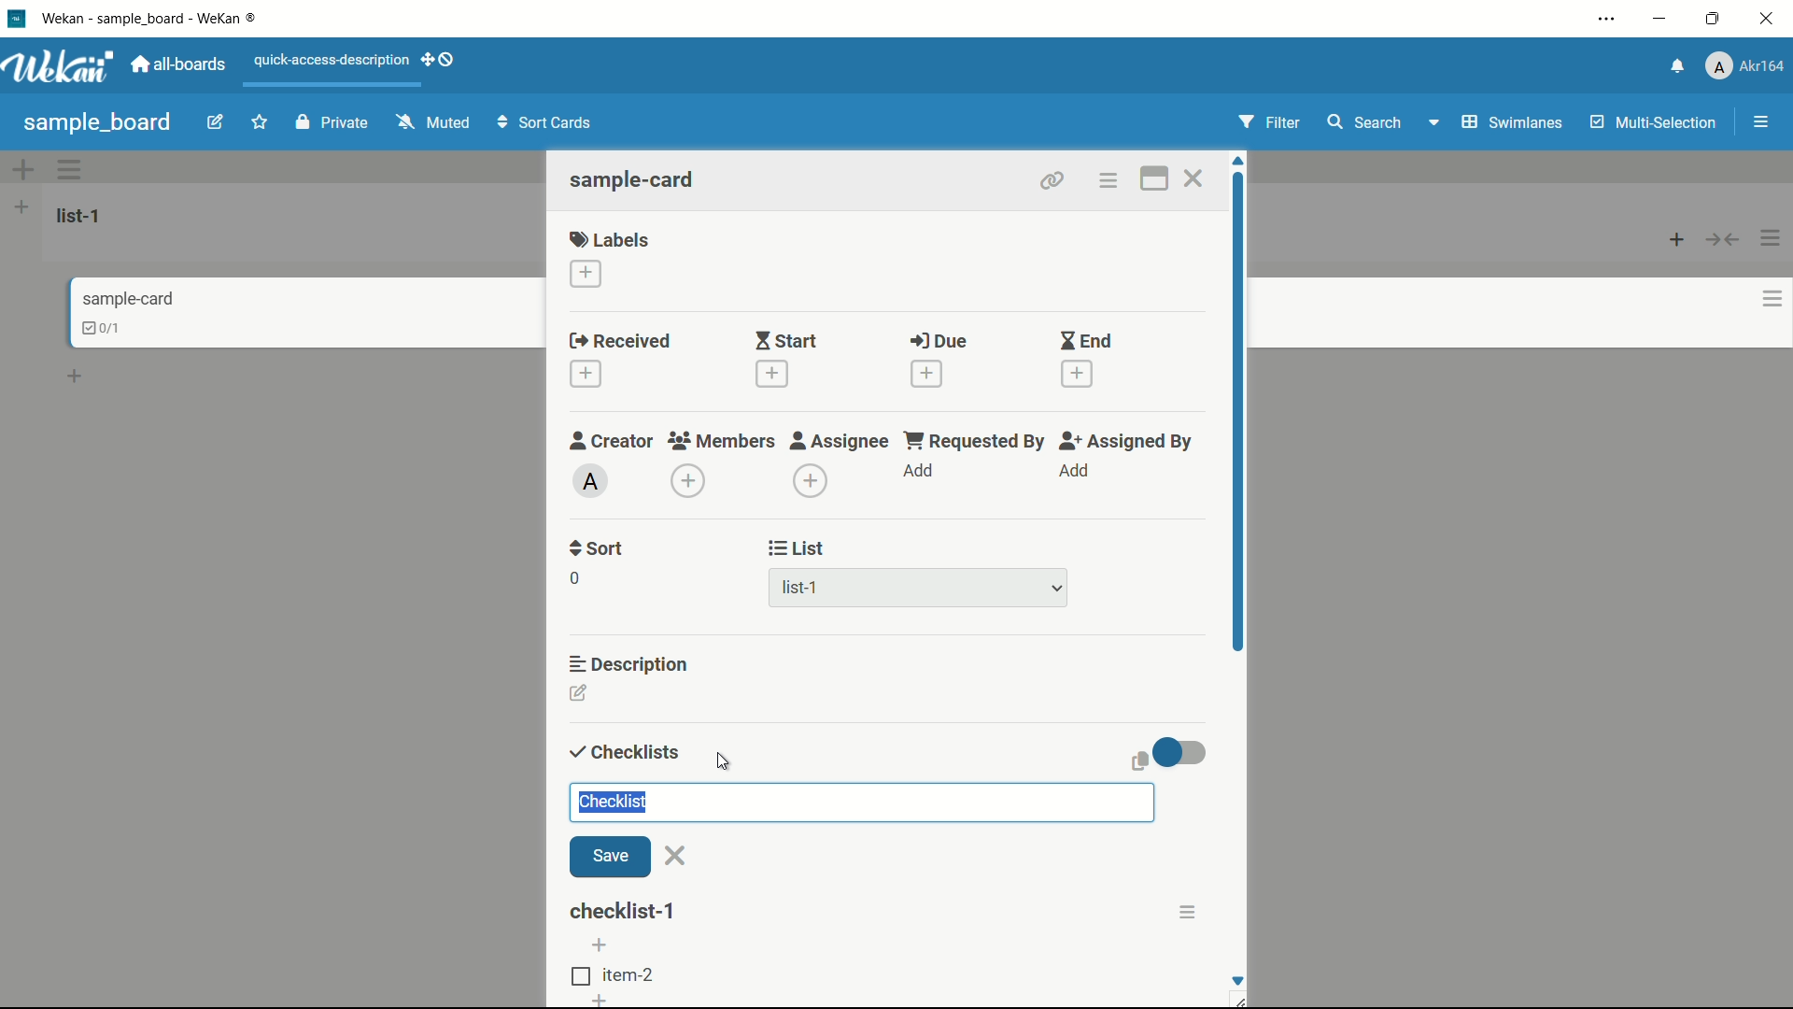 The width and height of the screenshot is (1793, 1009). I want to click on creator, so click(612, 440).